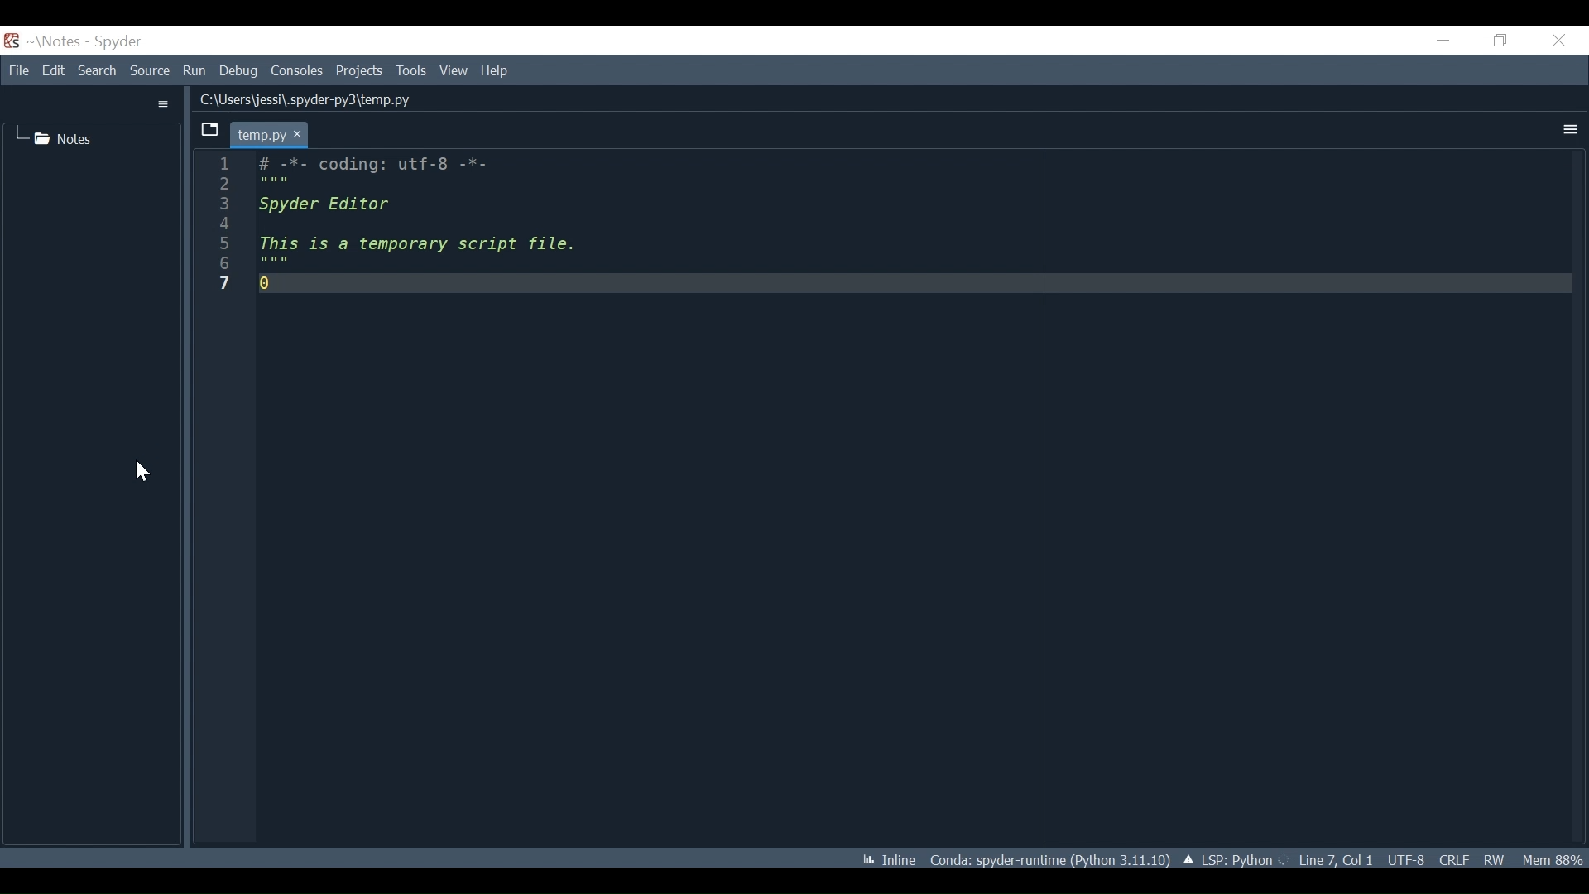 This screenshot has width=1589, height=894. I want to click on Project Folder, so click(54, 138).